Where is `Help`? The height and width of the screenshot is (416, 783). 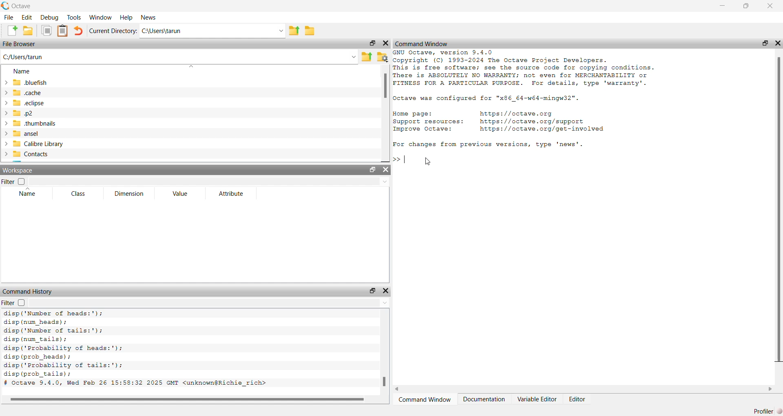 Help is located at coordinates (126, 17).